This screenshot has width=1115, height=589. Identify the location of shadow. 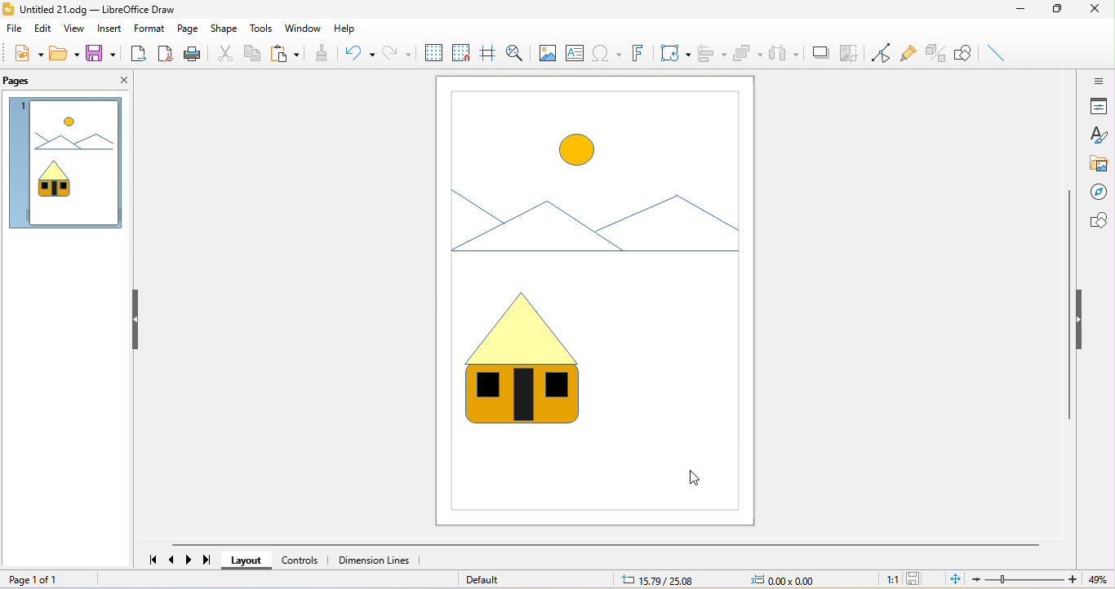
(820, 53).